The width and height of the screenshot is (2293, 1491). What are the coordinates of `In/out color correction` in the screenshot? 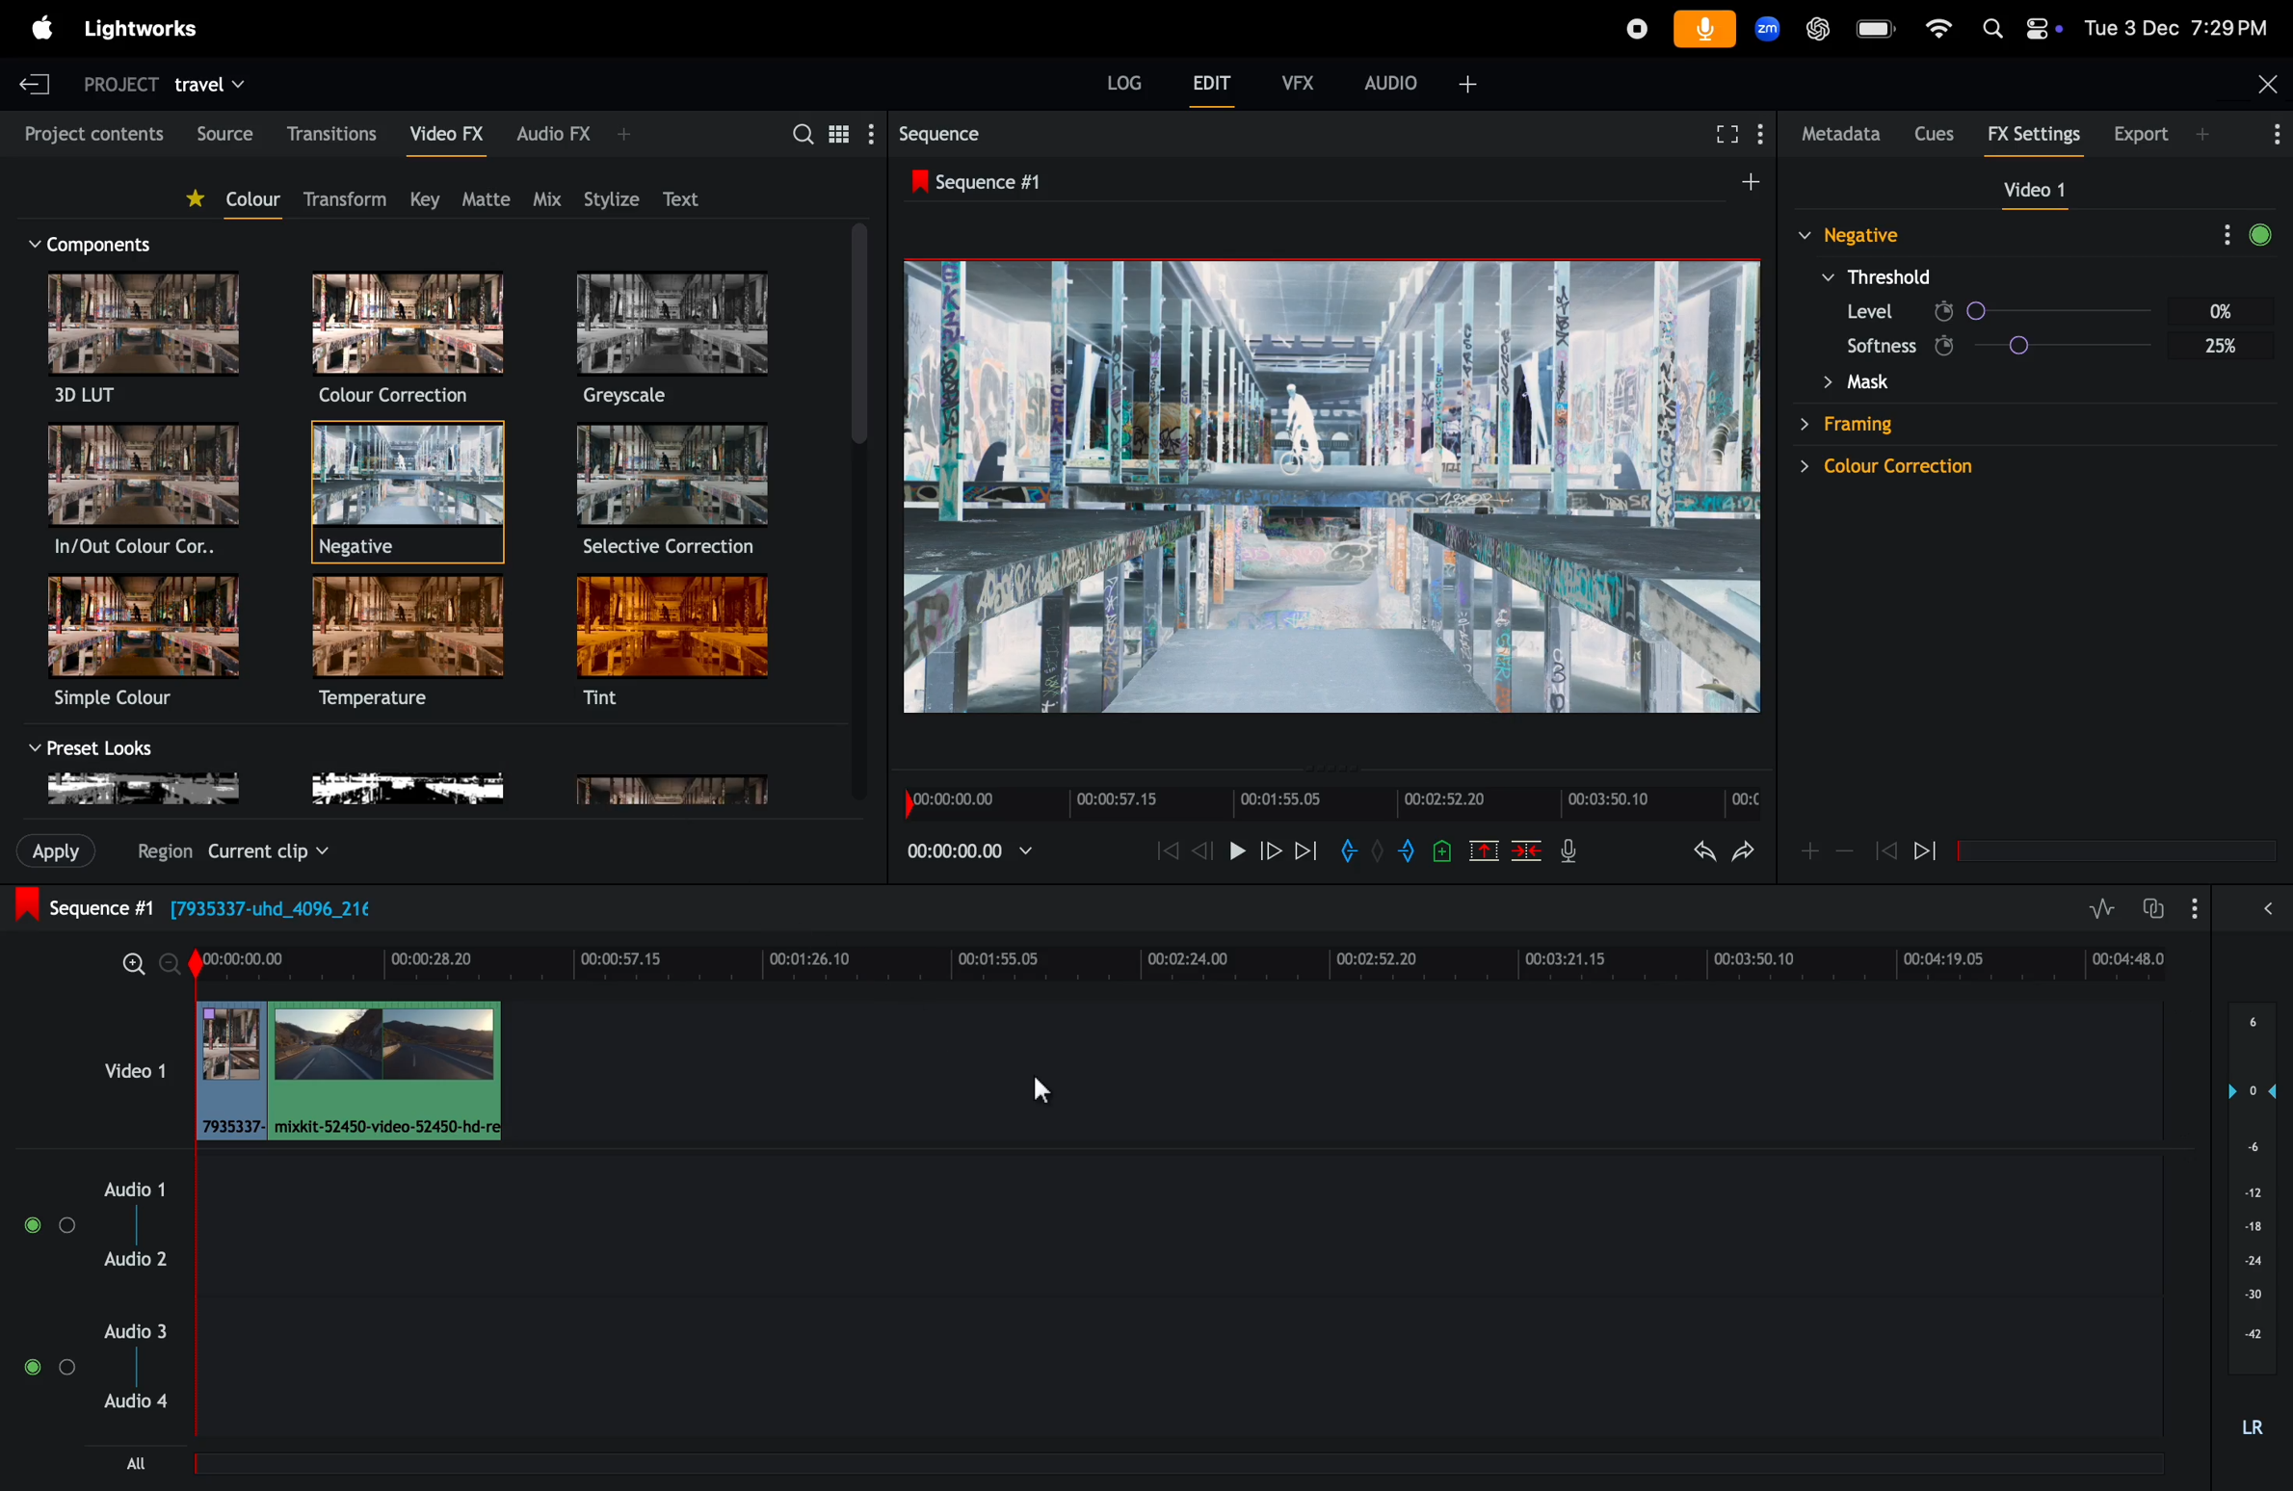 It's located at (141, 493).